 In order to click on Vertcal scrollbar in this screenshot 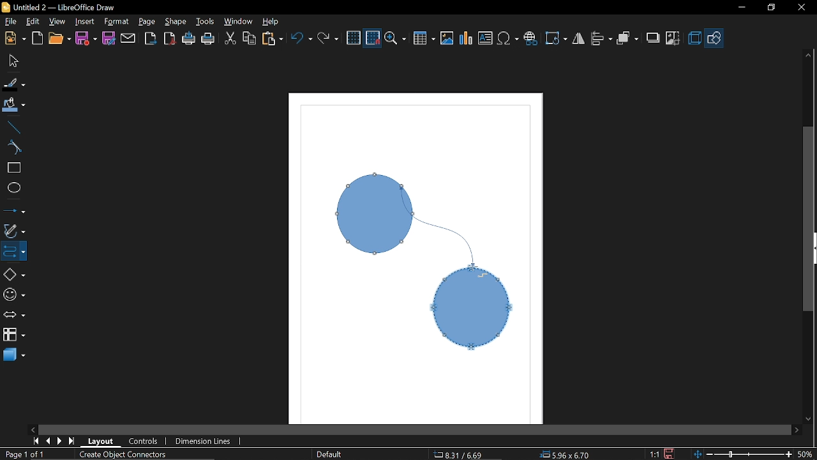, I will do `click(809, 221)`.